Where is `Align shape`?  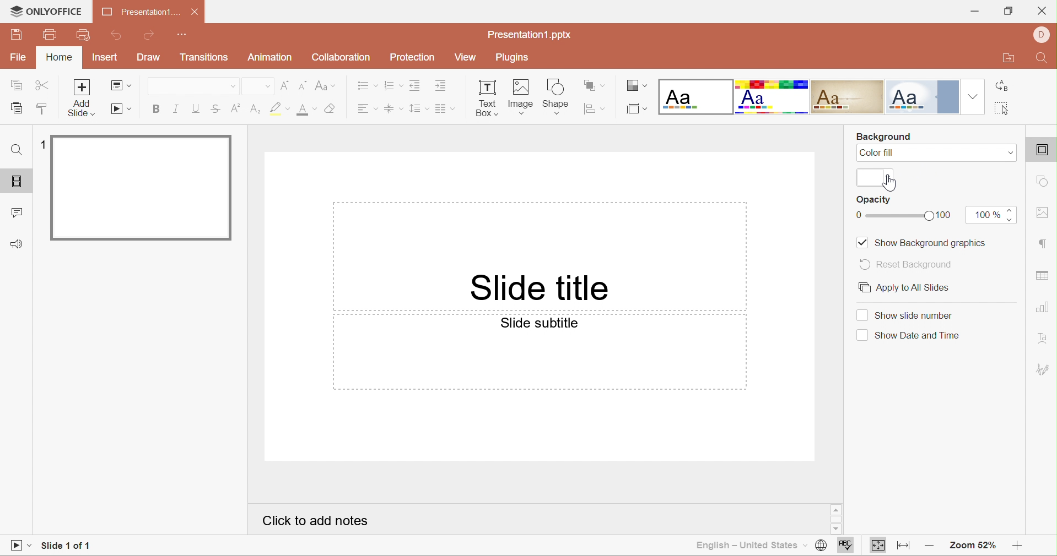
Align shape is located at coordinates (594, 107).